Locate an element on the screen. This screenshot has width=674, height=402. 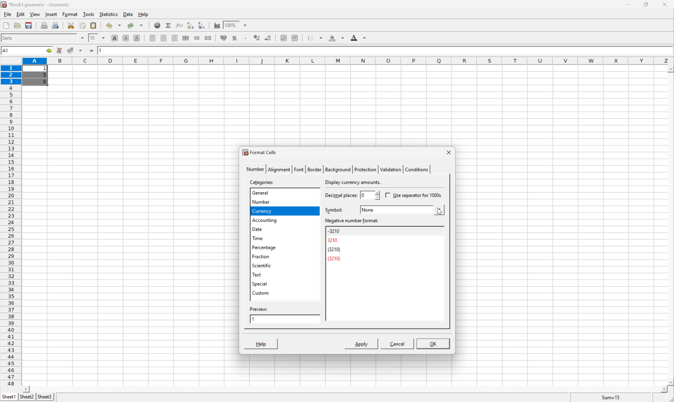
100% is located at coordinates (230, 25).